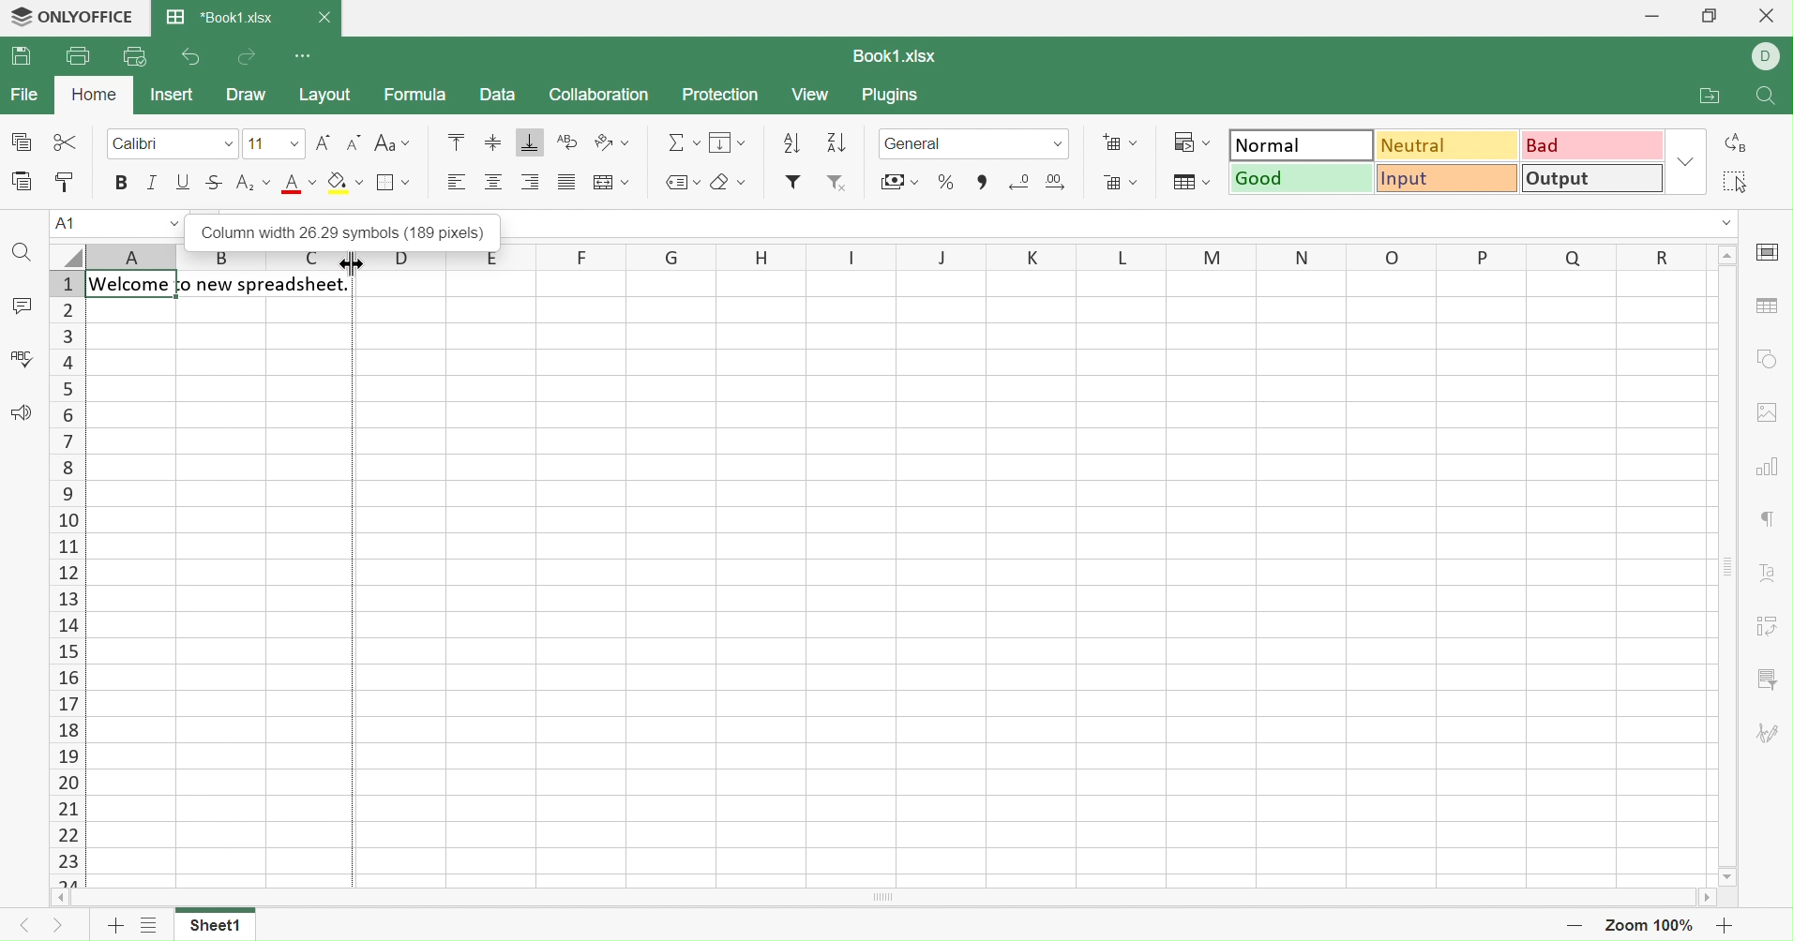 Image resolution: width=1793 pixels, height=941 pixels. I want to click on DELL, so click(1767, 55).